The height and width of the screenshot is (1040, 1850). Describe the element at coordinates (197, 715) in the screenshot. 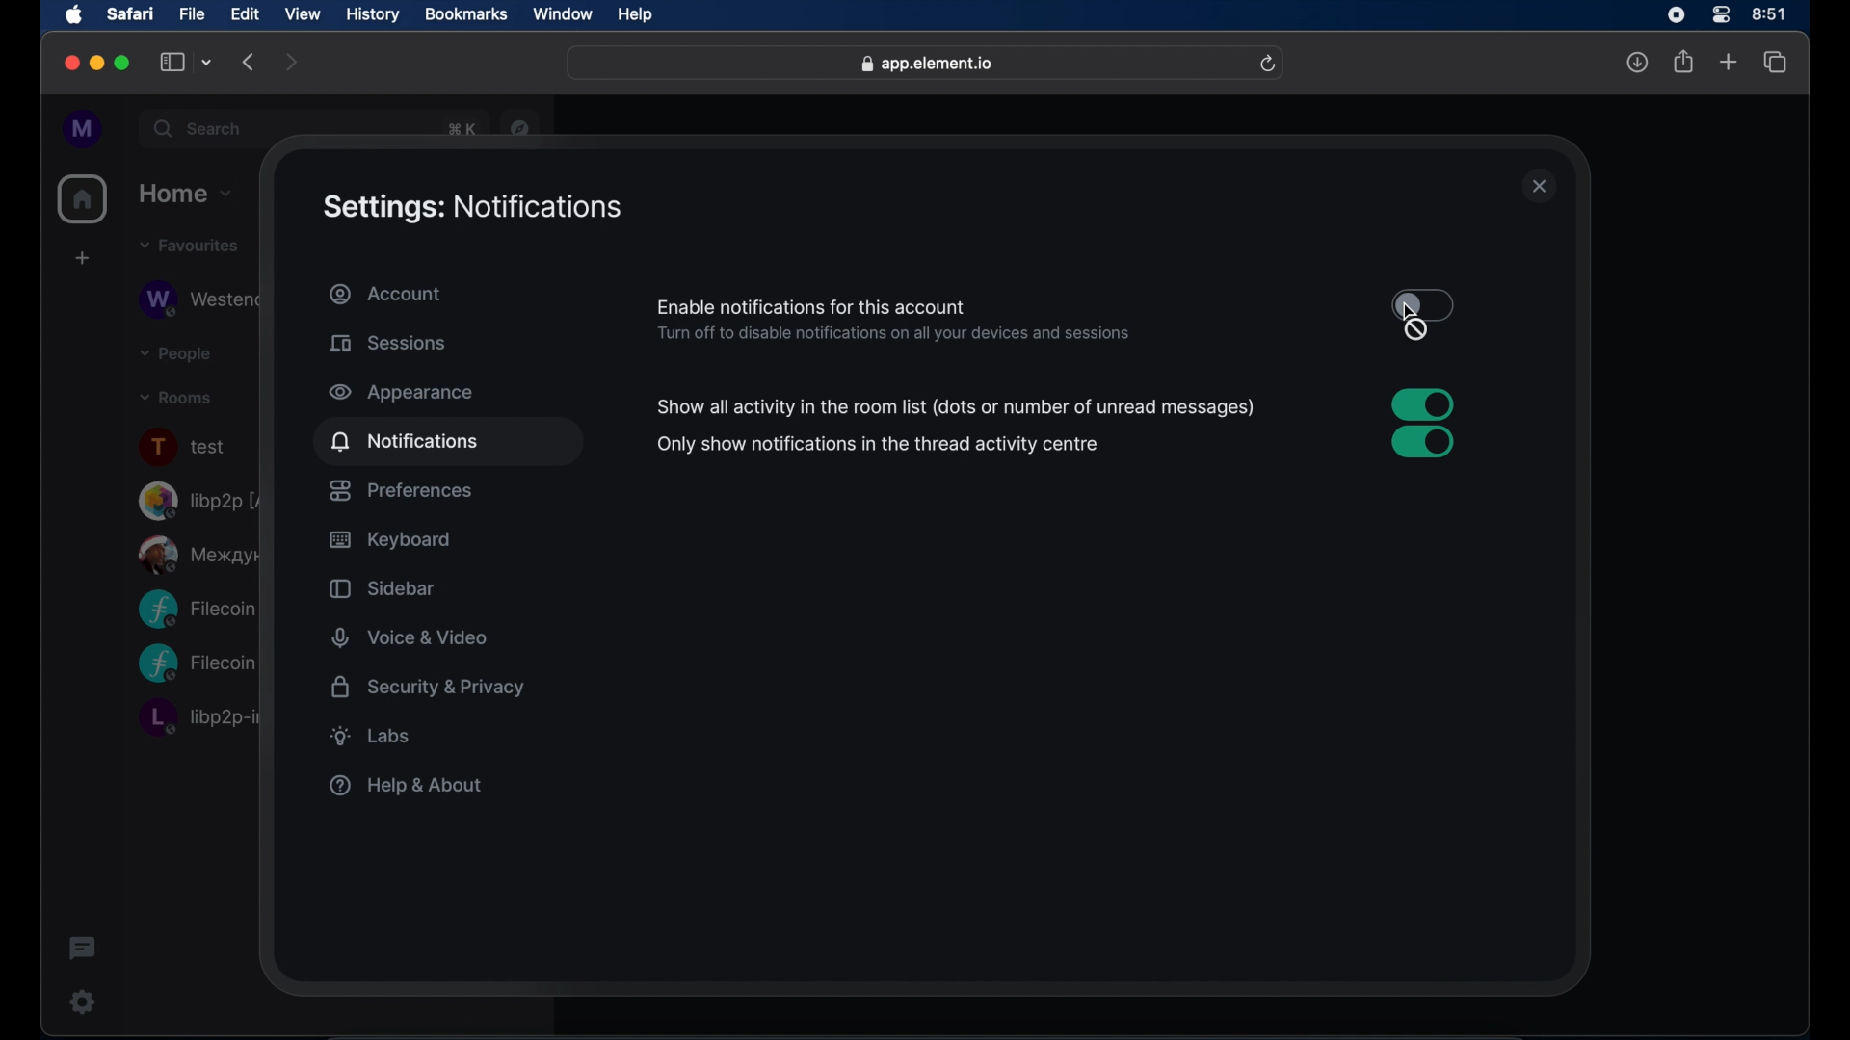

I see `libp2p` at that location.